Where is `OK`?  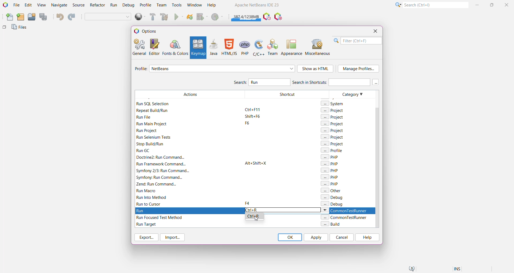 OK is located at coordinates (290, 237).